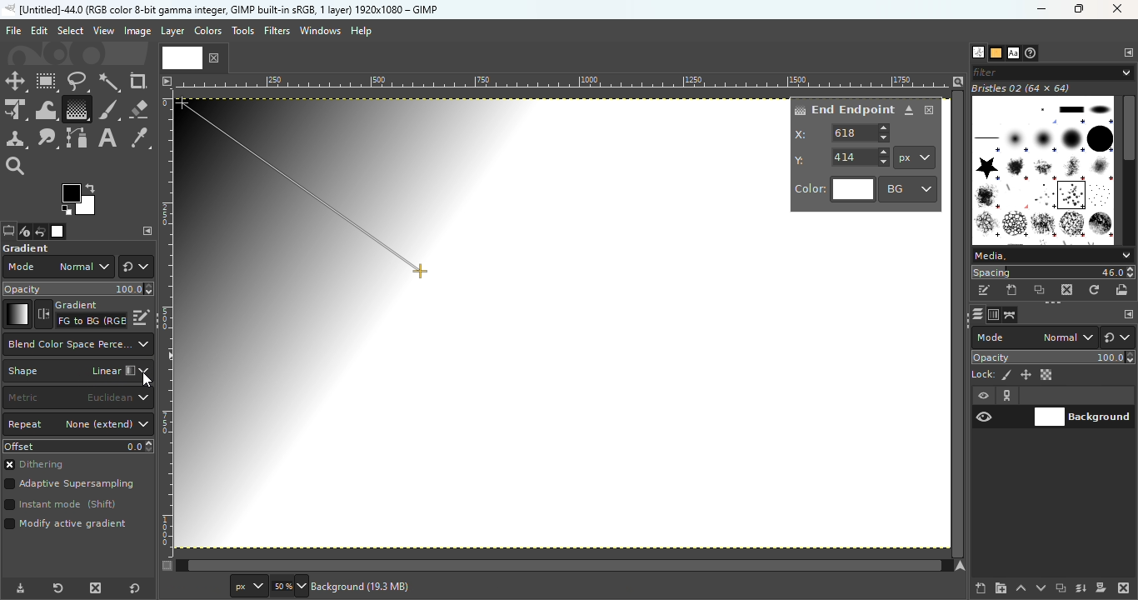 This screenshot has width=1138, height=600. What do you see at coordinates (991, 373) in the screenshot?
I see `Lock pixels` at bounding box center [991, 373].